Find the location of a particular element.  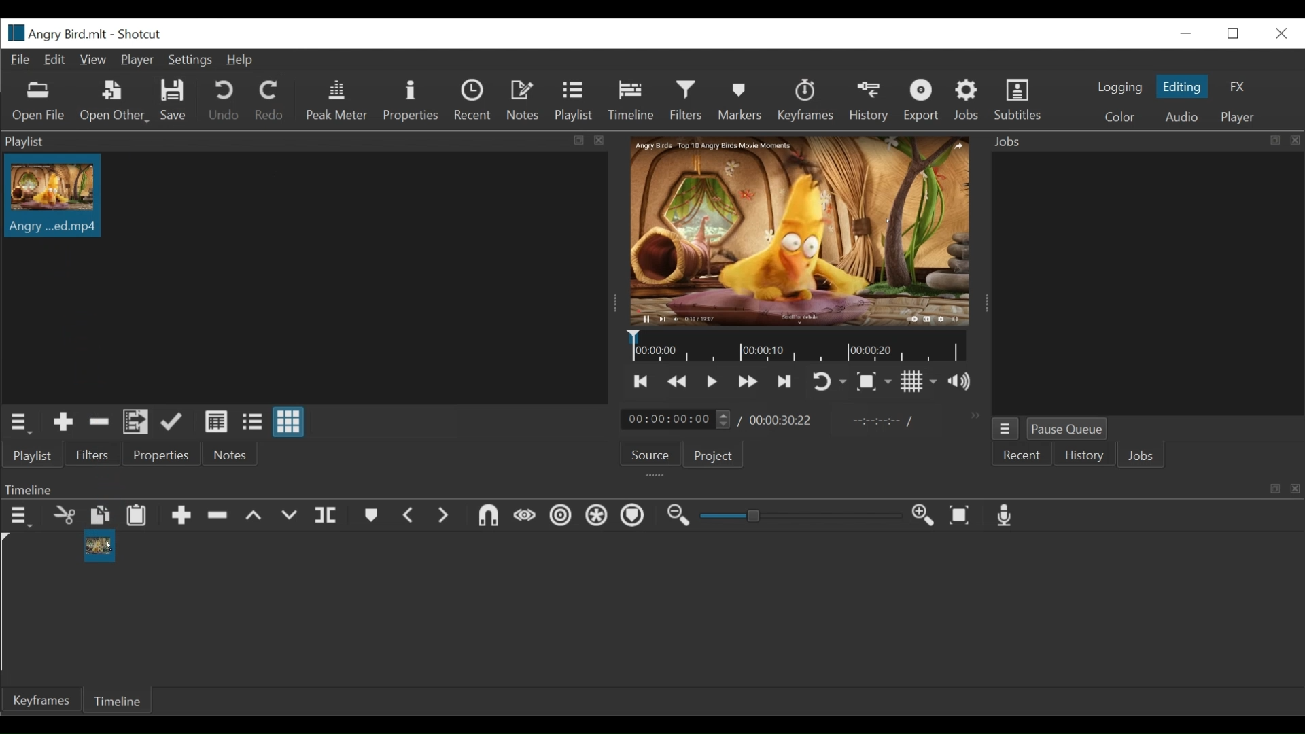

Timeline is located at coordinates (797, 347).